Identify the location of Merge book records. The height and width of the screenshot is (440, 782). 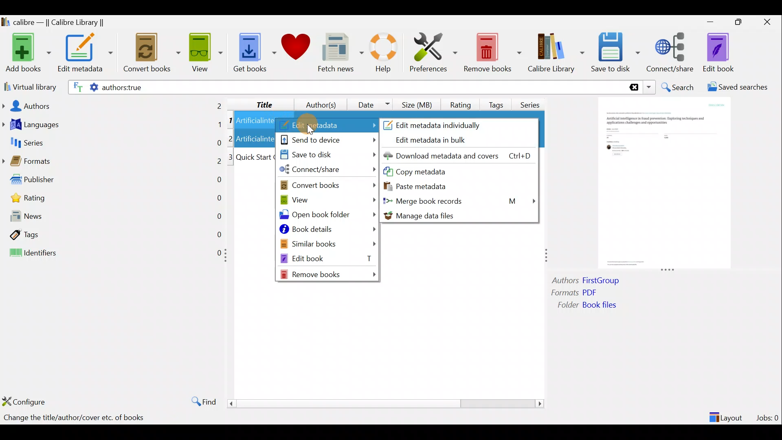
(460, 200).